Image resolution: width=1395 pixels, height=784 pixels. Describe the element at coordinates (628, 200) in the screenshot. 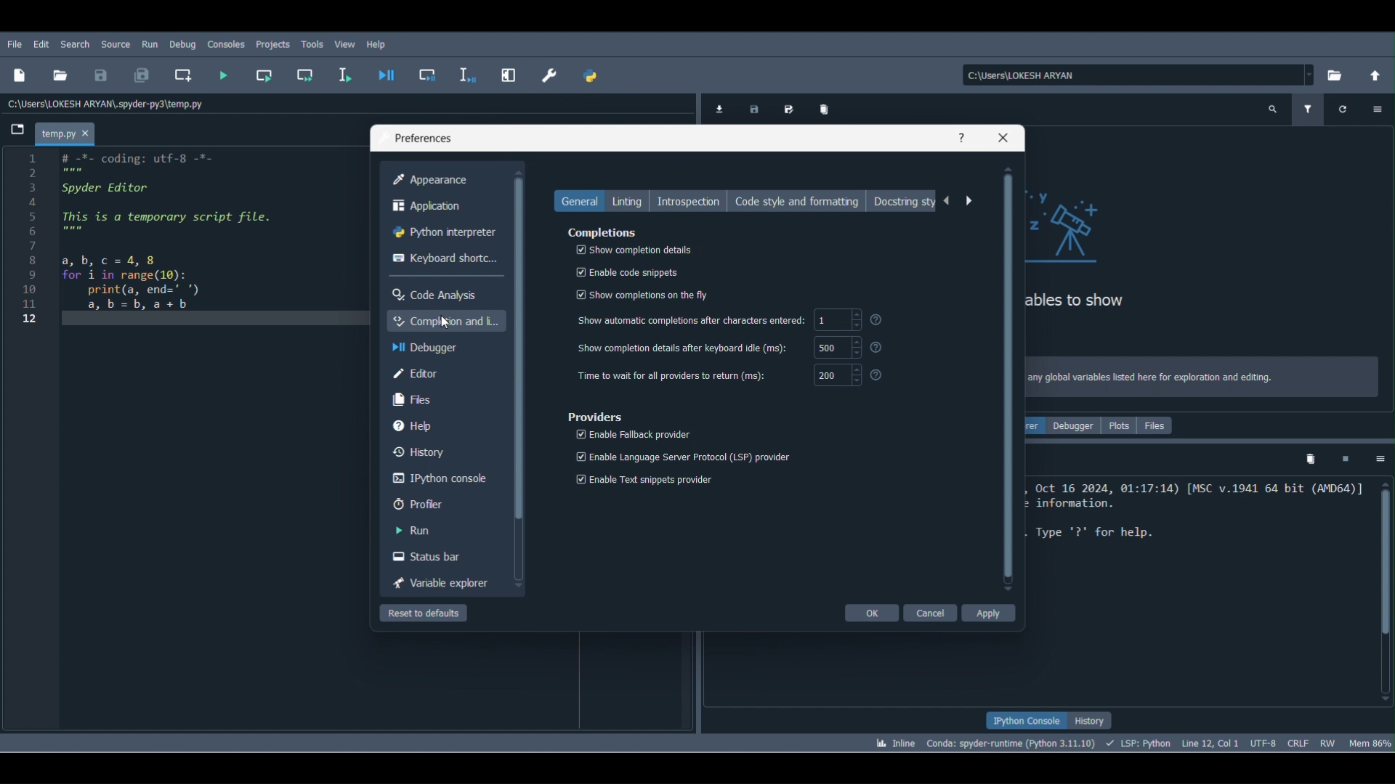

I see `Linting` at that location.